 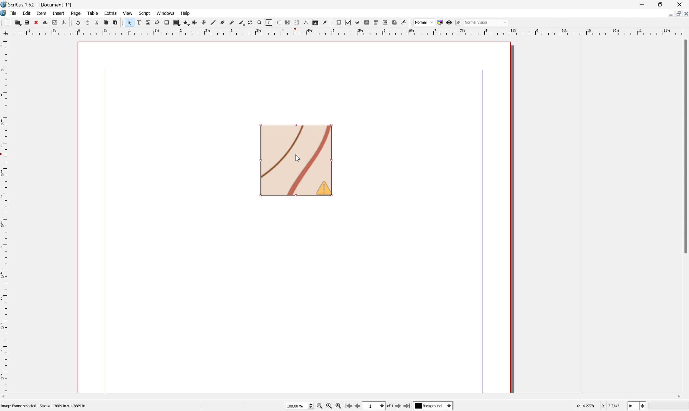 What do you see at coordinates (298, 158) in the screenshot?
I see `Cursor Position` at bounding box center [298, 158].